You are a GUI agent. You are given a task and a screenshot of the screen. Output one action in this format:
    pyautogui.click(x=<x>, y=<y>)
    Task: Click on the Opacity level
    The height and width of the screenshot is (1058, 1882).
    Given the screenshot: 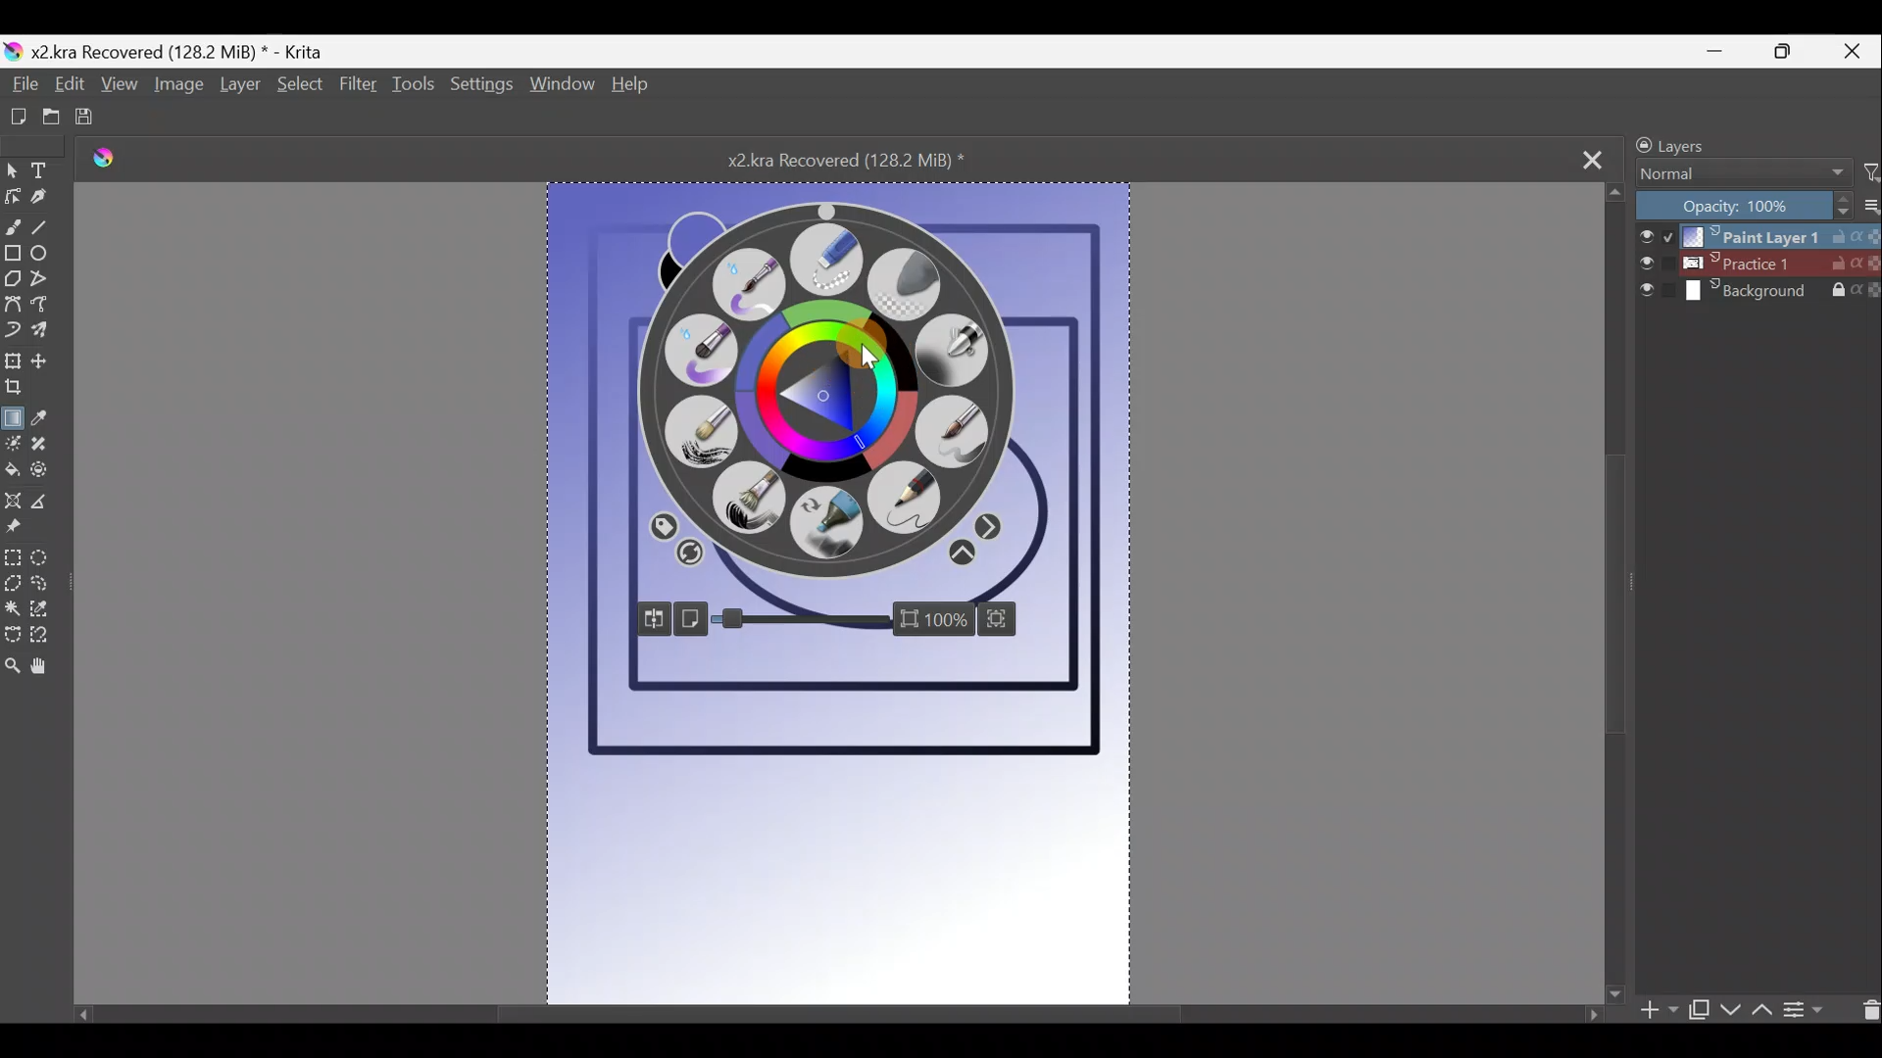 What is the action you would take?
    pyautogui.click(x=1757, y=205)
    